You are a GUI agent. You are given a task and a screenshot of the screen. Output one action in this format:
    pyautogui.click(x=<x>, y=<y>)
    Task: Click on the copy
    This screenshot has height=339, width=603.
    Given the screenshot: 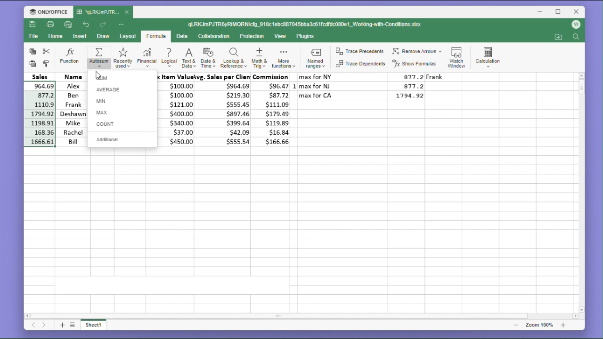 What is the action you would take?
    pyautogui.click(x=31, y=52)
    